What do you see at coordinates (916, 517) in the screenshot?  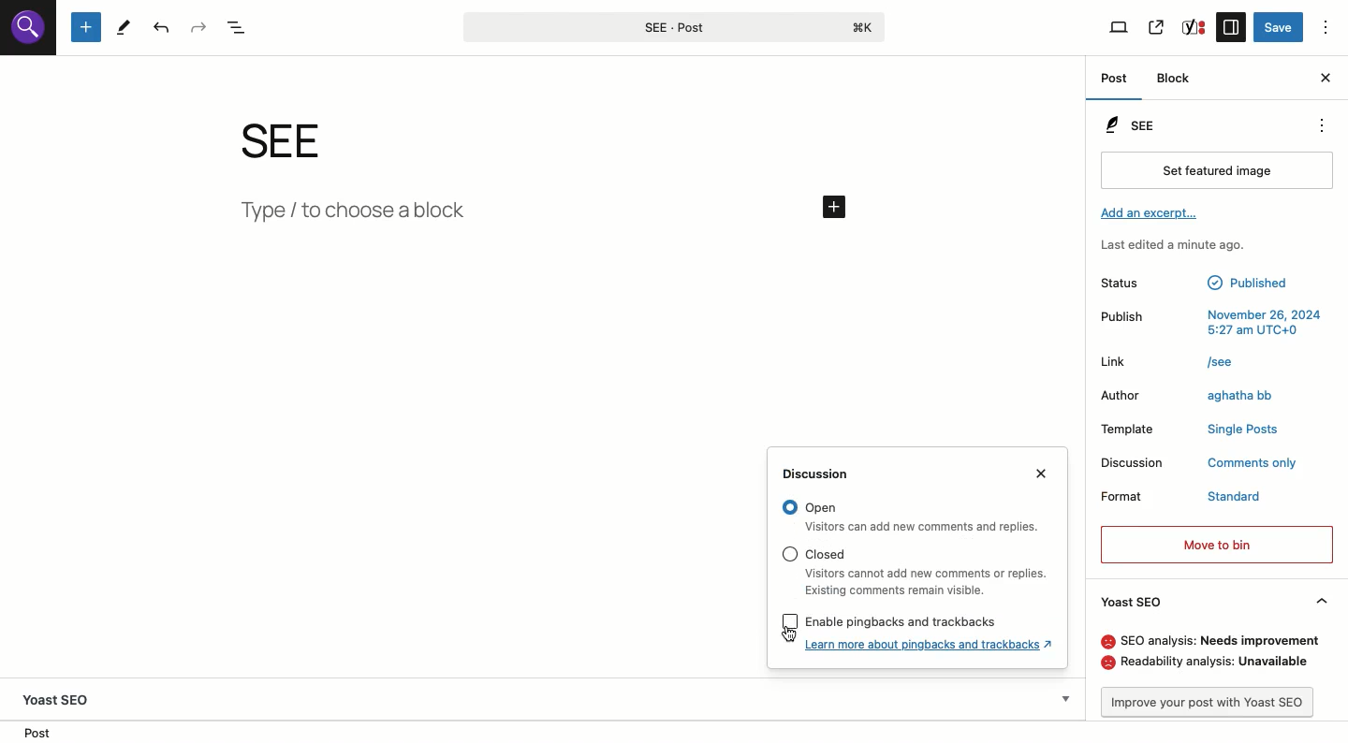 I see `Goren
Visitors can add new comments and replies.` at bounding box center [916, 517].